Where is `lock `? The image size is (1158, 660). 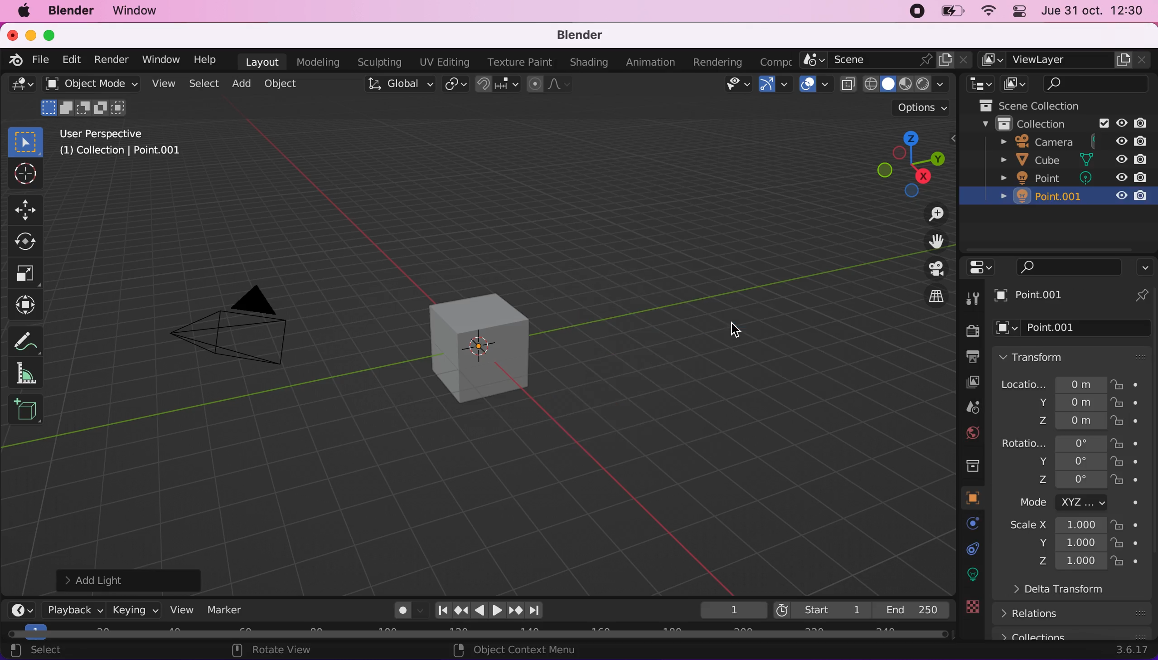
lock  is located at coordinates (1132, 442).